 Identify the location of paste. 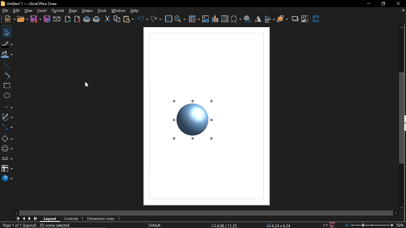
(128, 19).